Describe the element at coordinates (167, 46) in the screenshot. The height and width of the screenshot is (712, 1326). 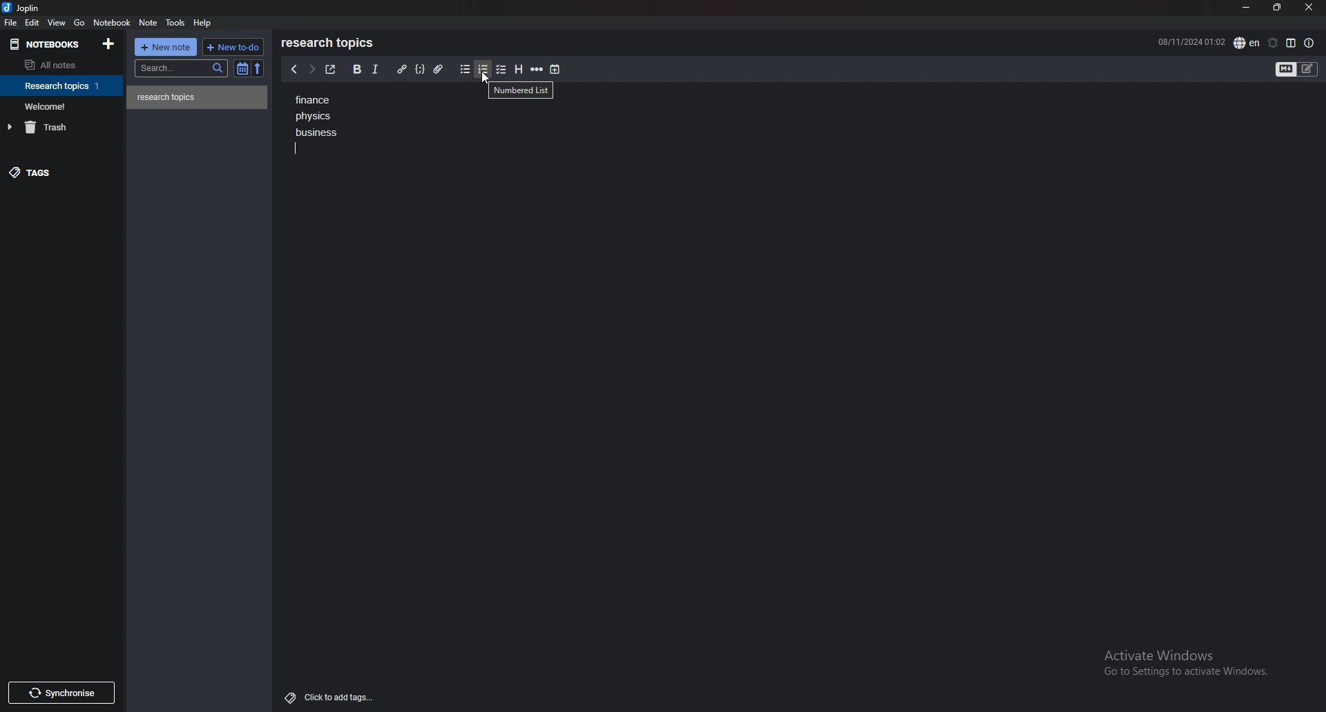
I see `new note` at that location.